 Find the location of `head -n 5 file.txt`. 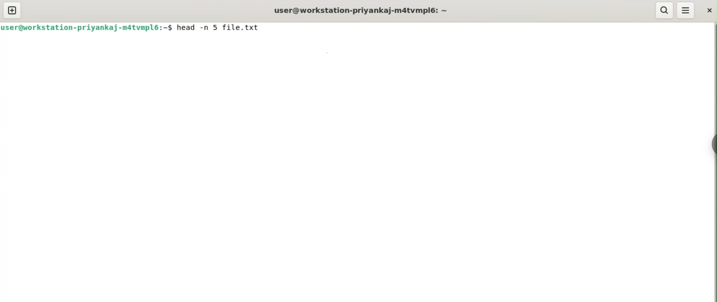

head -n 5 file.txt is located at coordinates (220, 28).